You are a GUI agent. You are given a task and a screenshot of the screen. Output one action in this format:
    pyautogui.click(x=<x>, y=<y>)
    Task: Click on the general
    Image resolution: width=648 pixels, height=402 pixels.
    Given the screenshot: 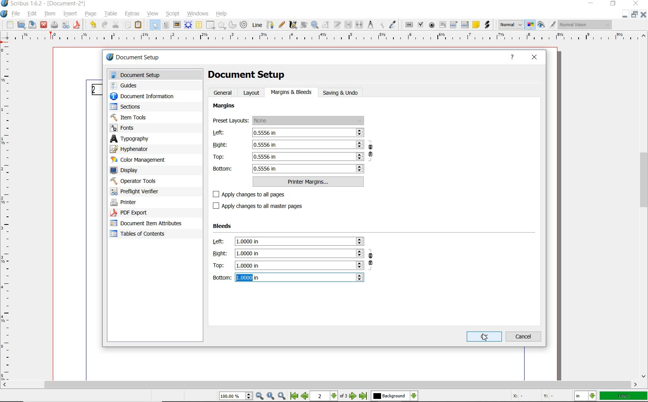 What is the action you would take?
    pyautogui.click(x=223, y=92)
    